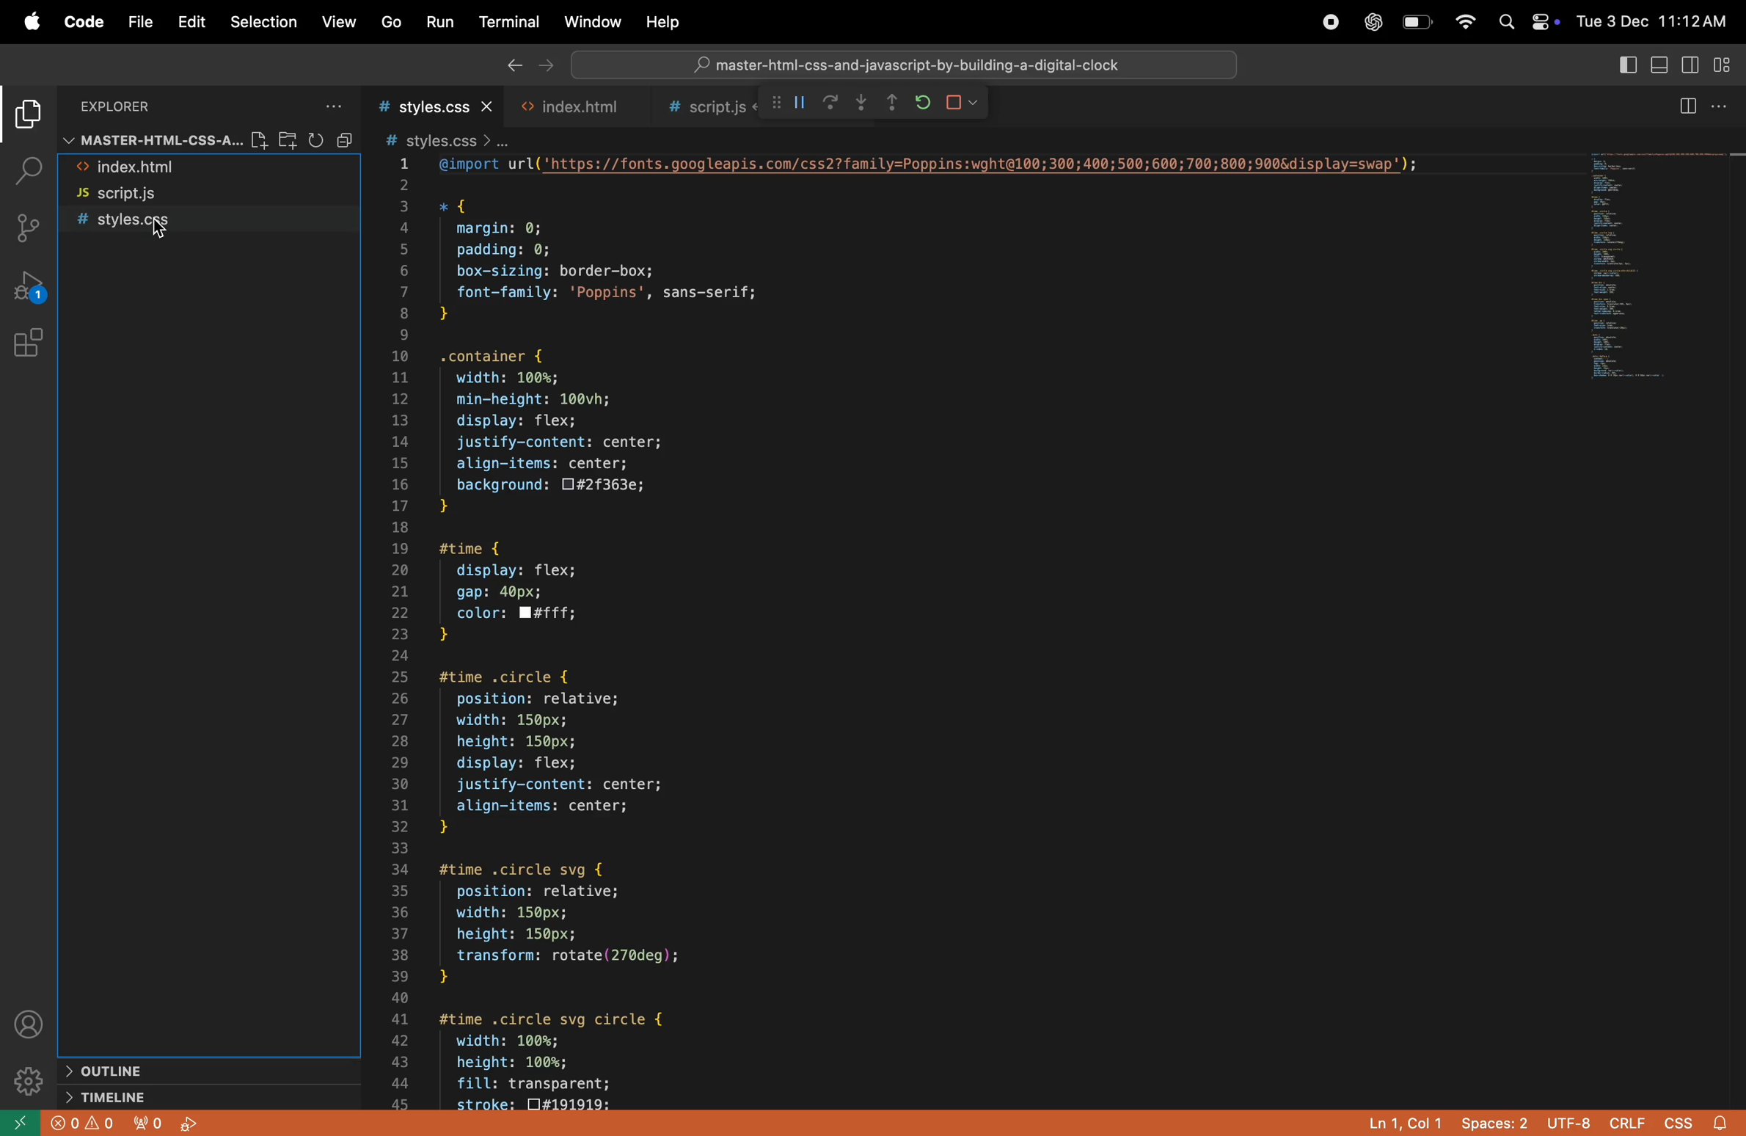 The height and width of the screenshot is (1136, 1746). What do you see at coordinates (31, 228) in the screenshot?
I see `source control` at bounding box center [31, 228].